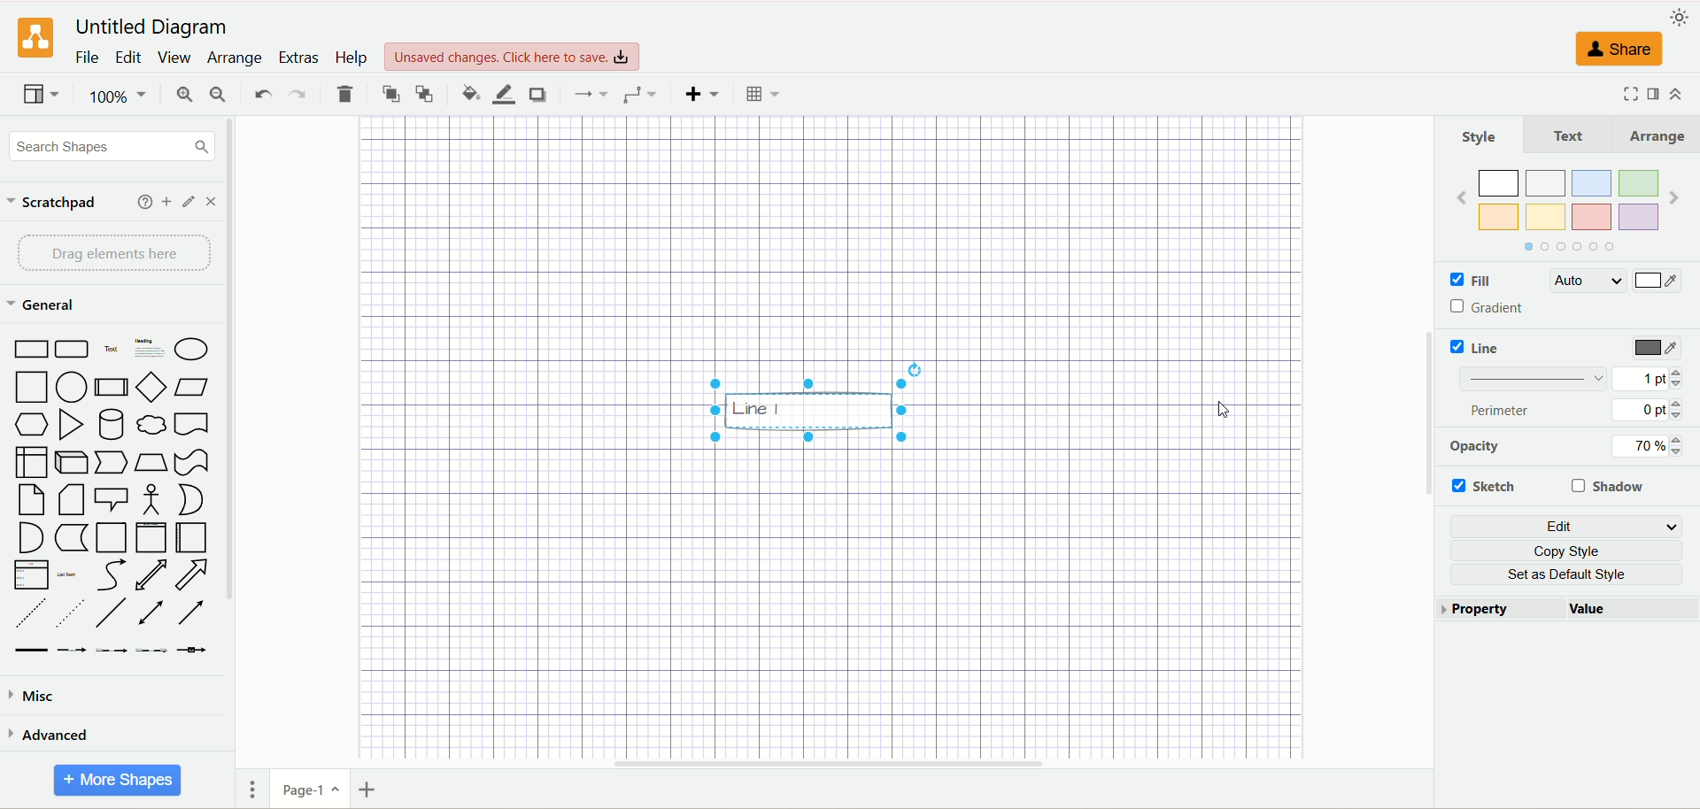 The image size is (1700, 809). I want to click on Internal storage, so click(30, 462).